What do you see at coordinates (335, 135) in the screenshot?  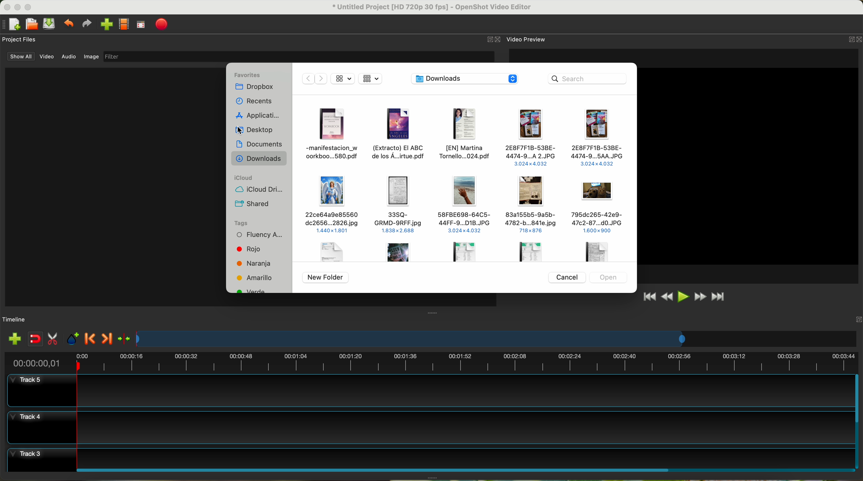 I see `file` at bounding box center [335, 135].